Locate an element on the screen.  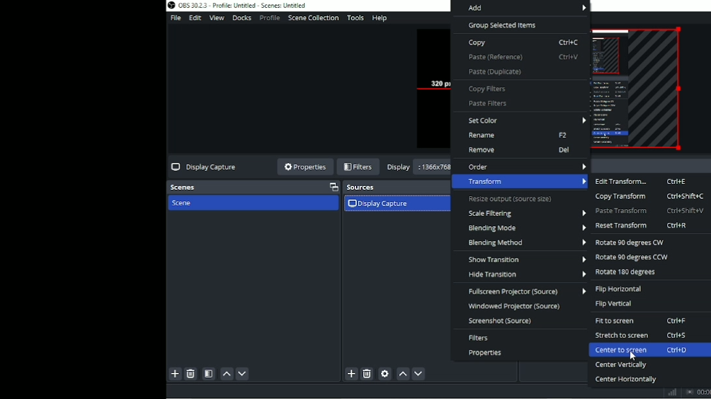
Add scene is located at coordinates (174, 374).